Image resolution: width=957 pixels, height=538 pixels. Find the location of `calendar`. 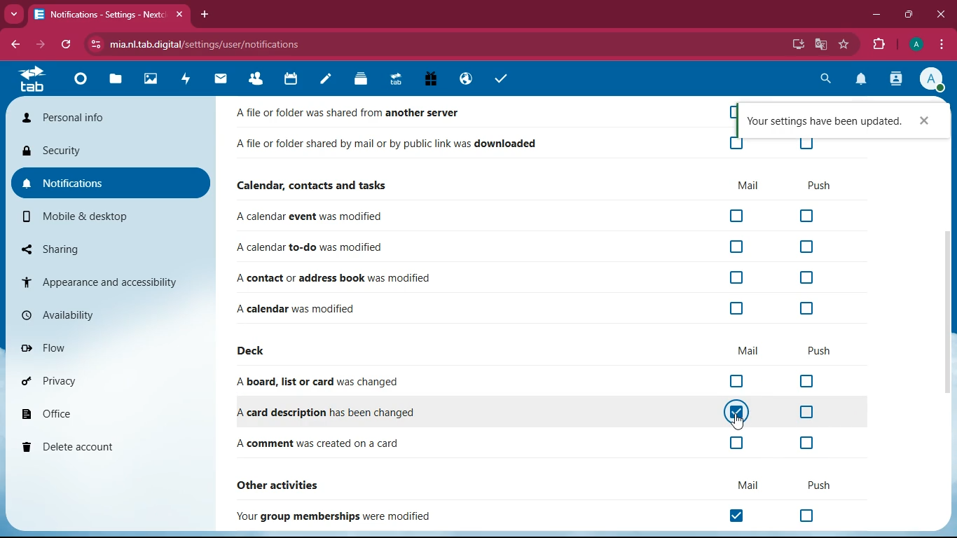

calendar is located at coordinates (291, 80).